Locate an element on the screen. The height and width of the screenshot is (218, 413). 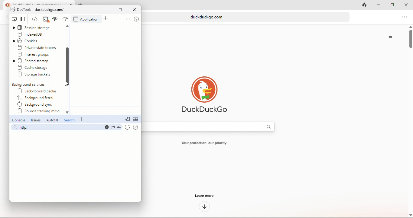
back/forward cache is located at coordinates (35, 91).